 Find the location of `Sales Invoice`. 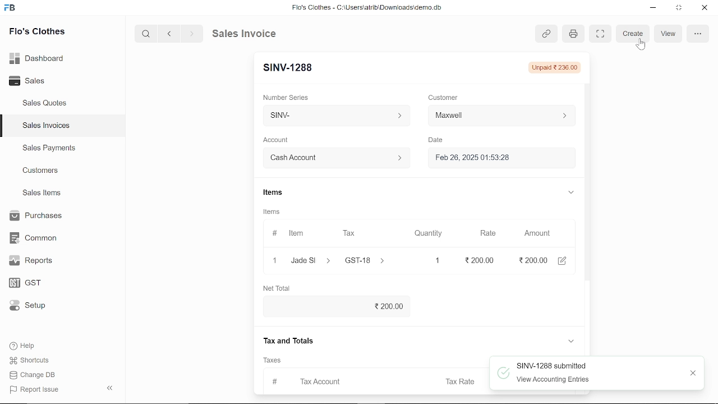

Sales Invoice is located at coordinates (252, 33).